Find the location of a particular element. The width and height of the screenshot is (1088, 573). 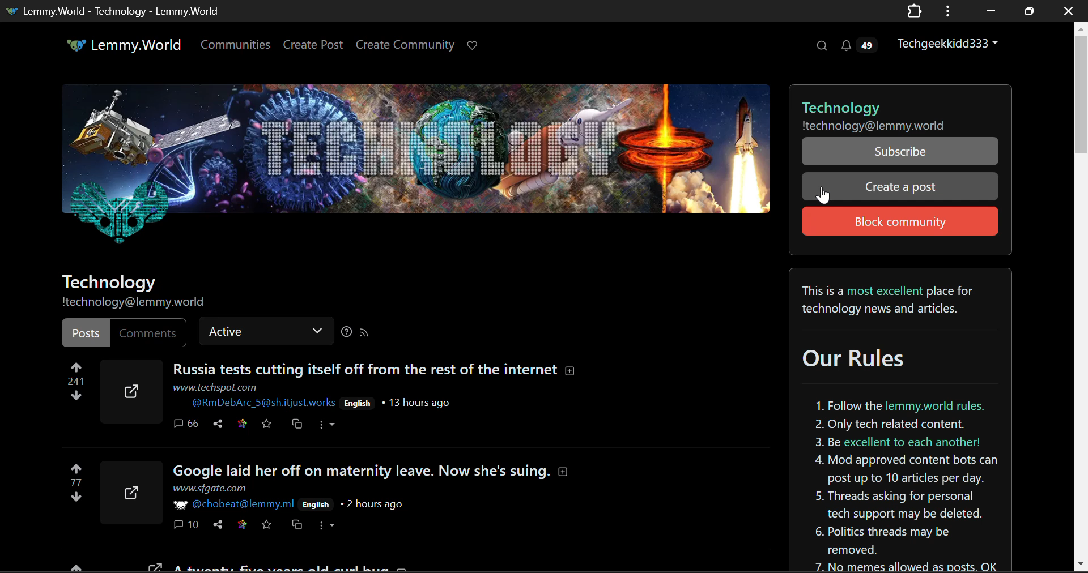

13 hours ago is located at coordinates (415, 403).